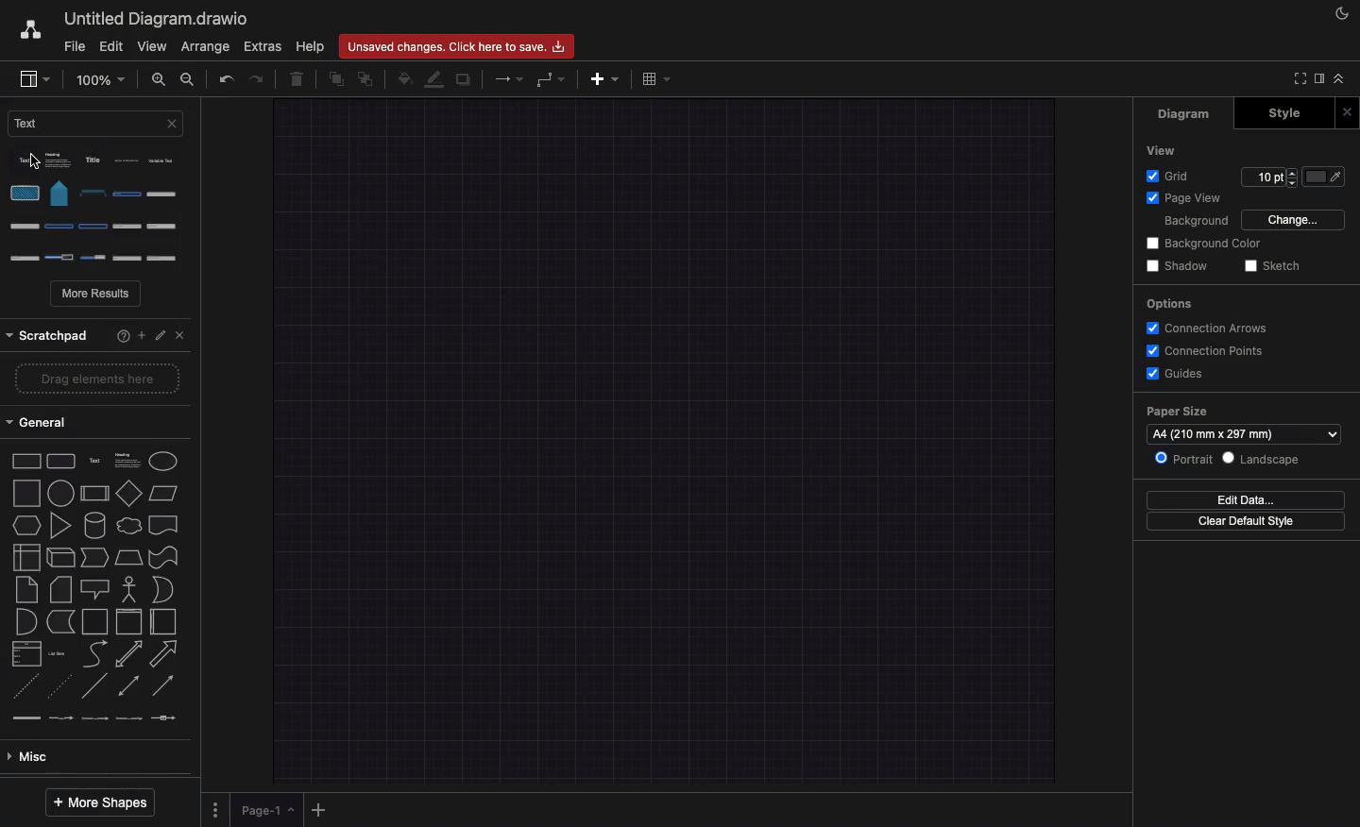 The height and width of the screenshot is (827, 1360). Describe the element at coordinates (1172, 175) in the screenshot. I see `Grid` at that location.